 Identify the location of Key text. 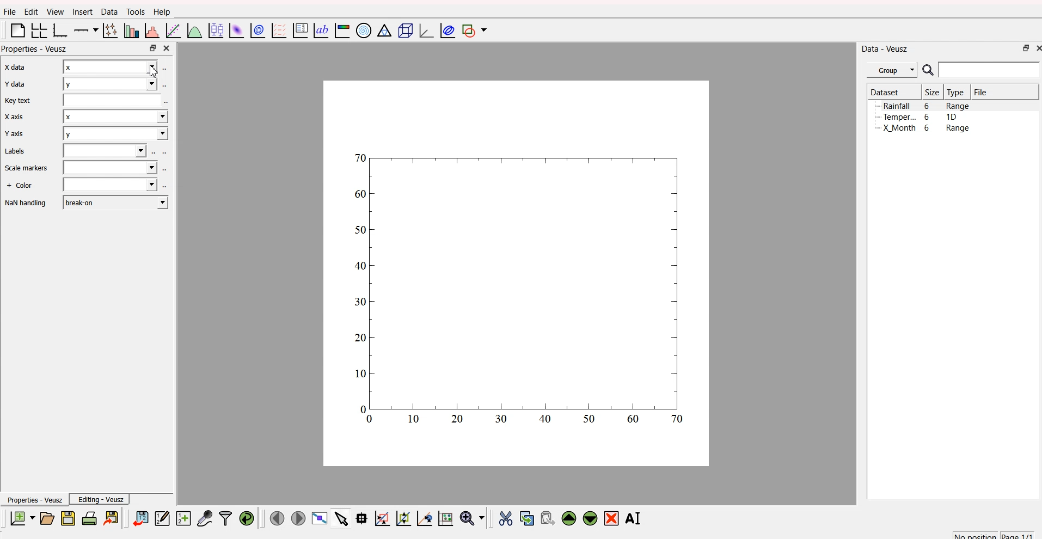
(19, 101).